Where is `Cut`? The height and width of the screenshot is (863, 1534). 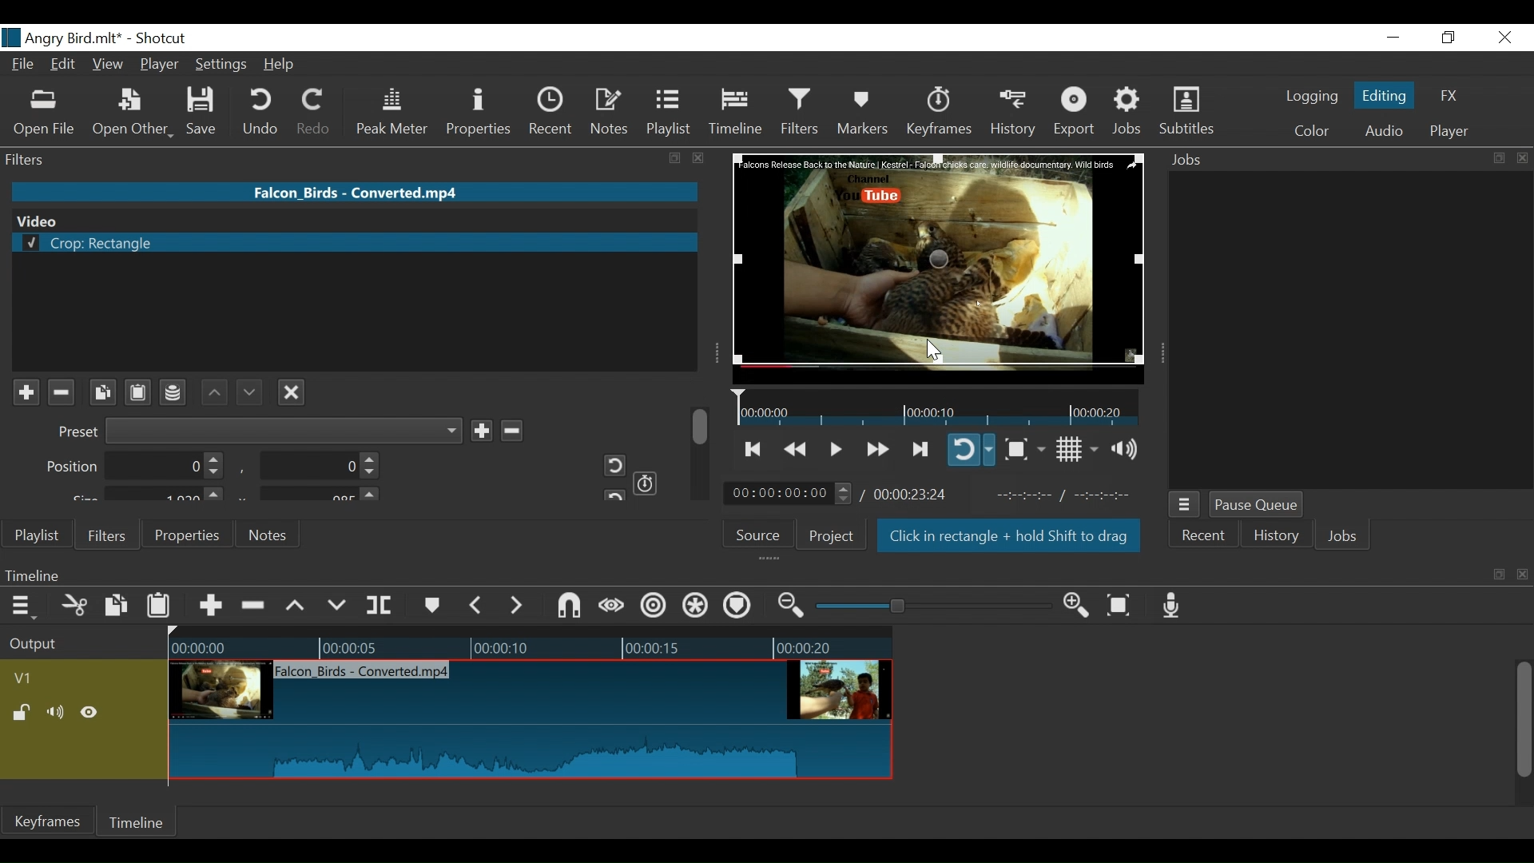
Cut is located at coordinates (75, 606).